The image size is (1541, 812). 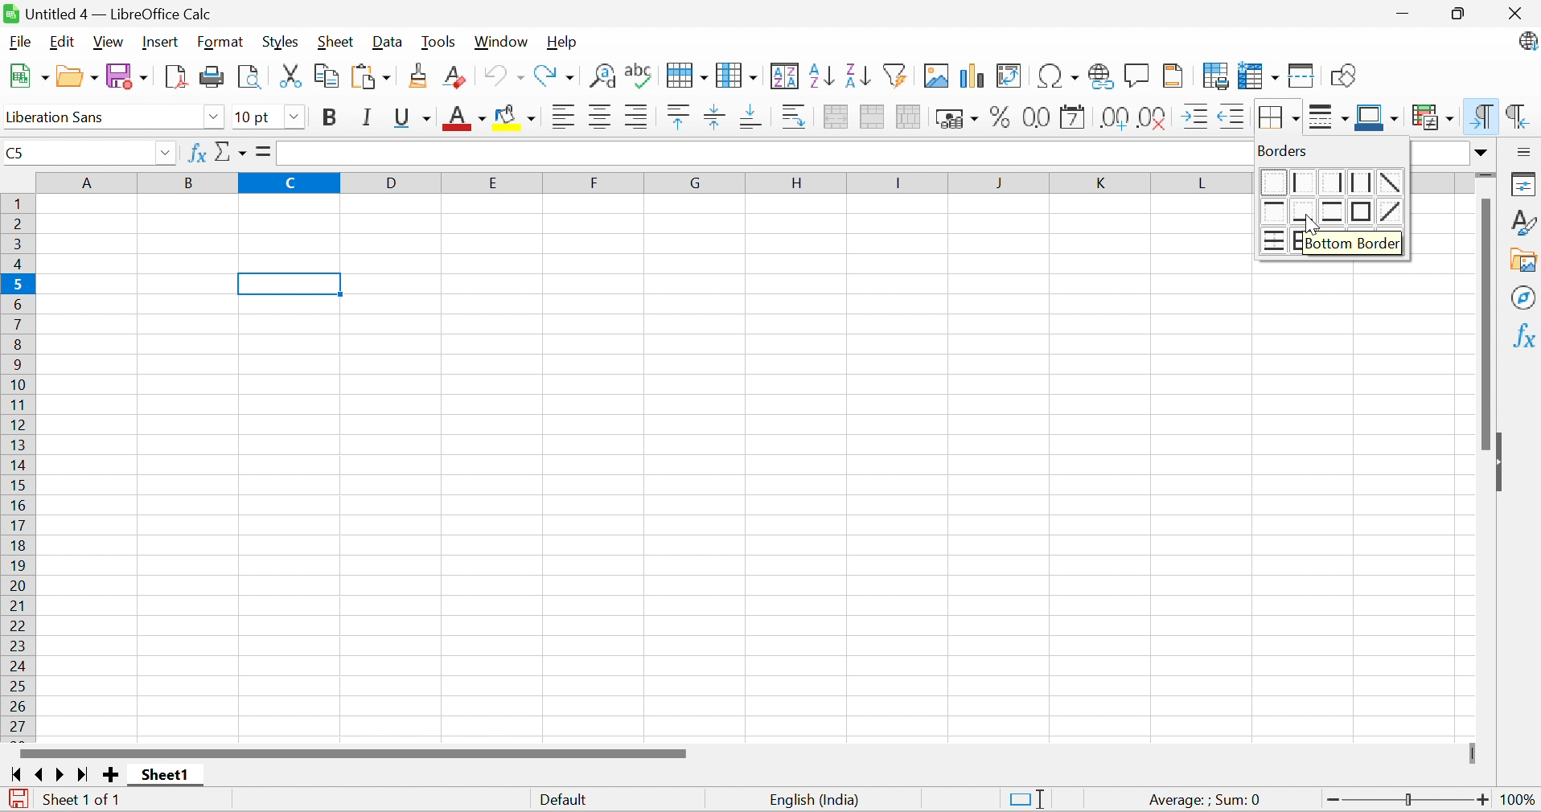 What do you see at coordinates (553, 78) in the screenshot?
I see `Redo` at bounding box center [553, 78].